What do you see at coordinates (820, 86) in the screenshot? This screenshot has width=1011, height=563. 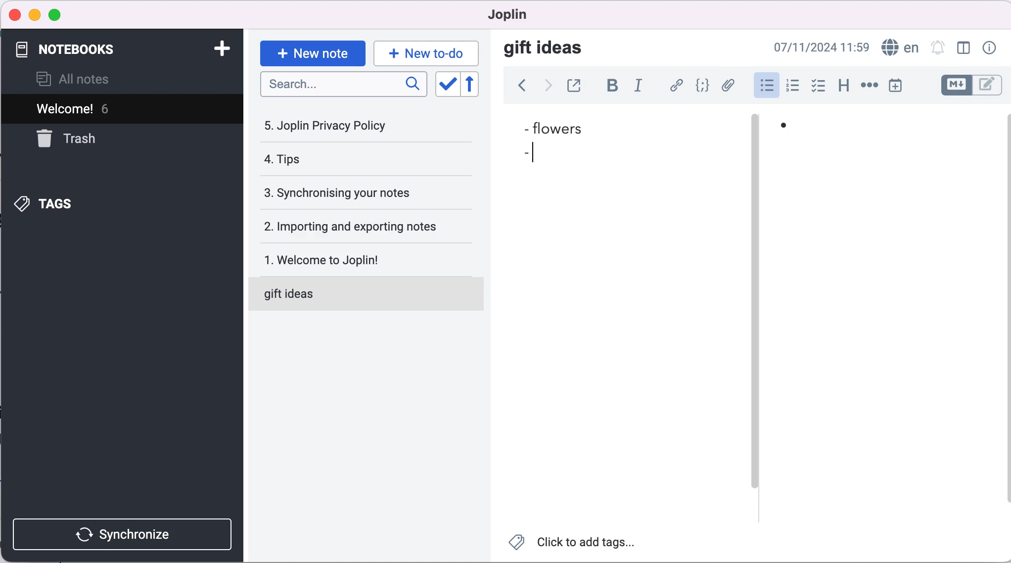 I see `checkbox` at bounding box center [820, 86].